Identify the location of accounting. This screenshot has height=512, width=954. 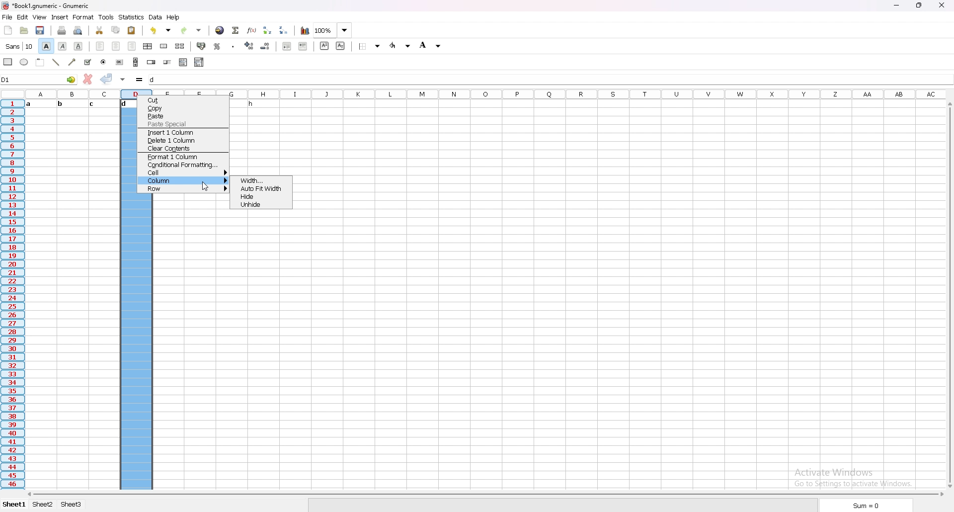
(202, 46).